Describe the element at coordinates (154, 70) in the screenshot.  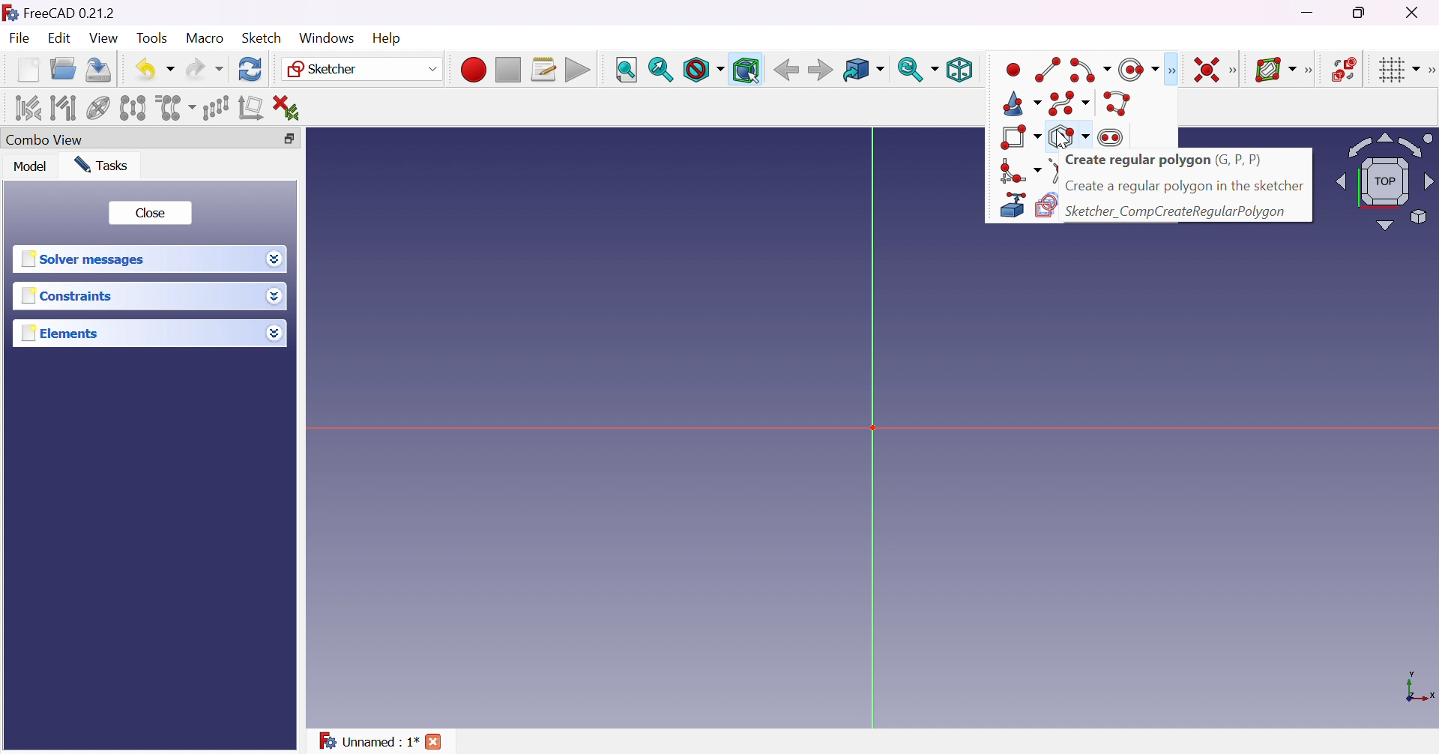
I see `Undo` at that location.